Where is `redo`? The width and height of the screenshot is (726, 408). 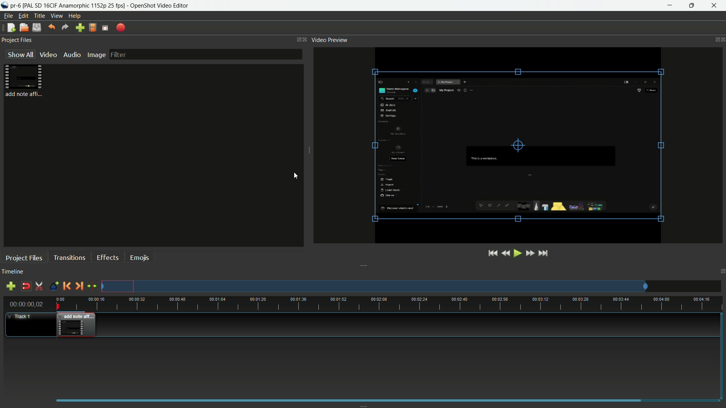
redo is located at coordinates (65, 27).